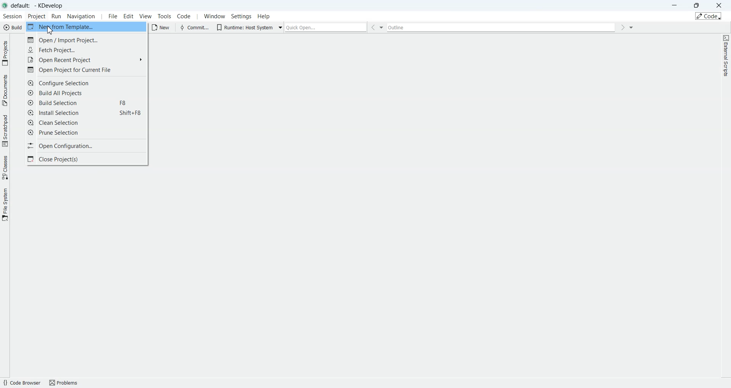 This screenshot has height=388, width=731. I want to click on Code, so click(709, 16).